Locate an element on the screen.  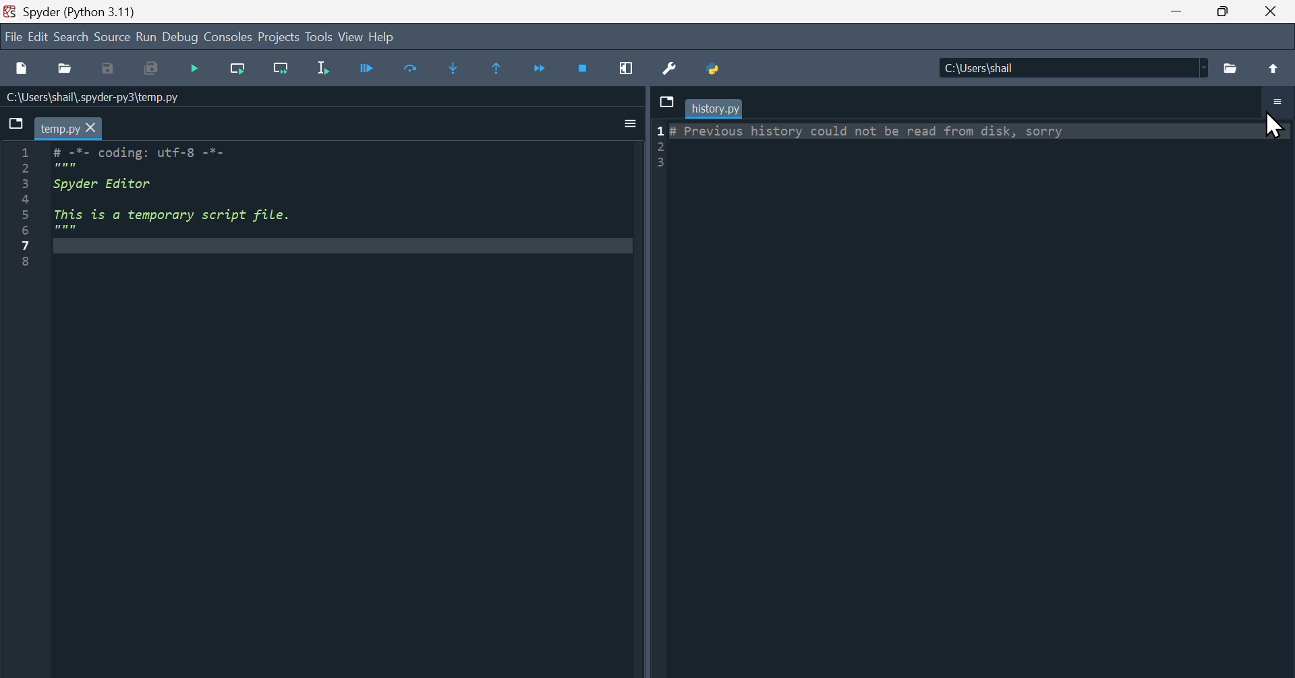
Maximise current window is located at coordinates (627, 68).